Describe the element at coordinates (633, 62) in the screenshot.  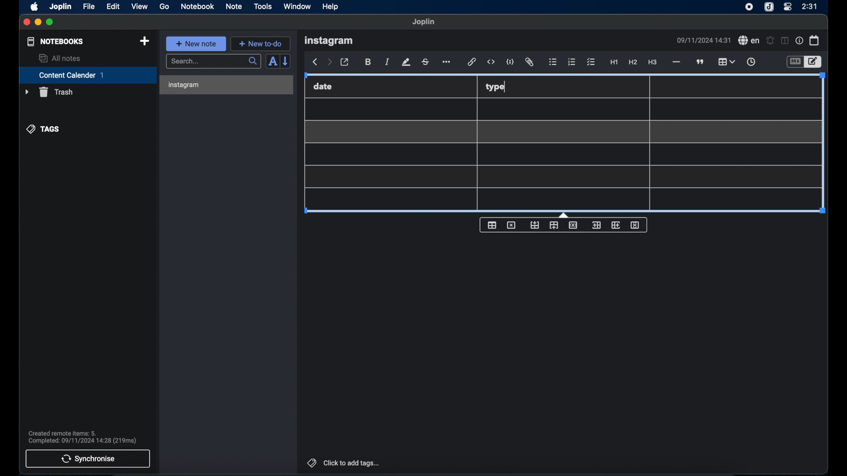
I see `heading 2` at that location.